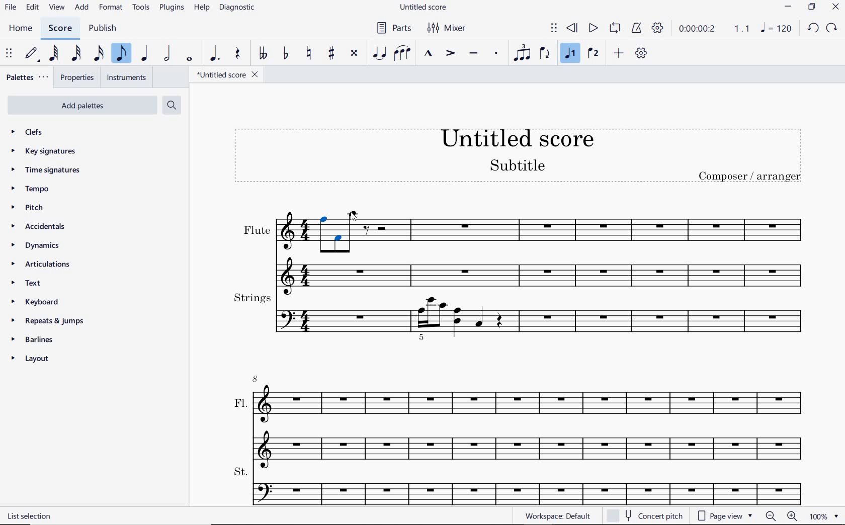  What do you see at coordinates (31, 360) in the screenshot?
I see `layout` at bounding box center [31, 360].